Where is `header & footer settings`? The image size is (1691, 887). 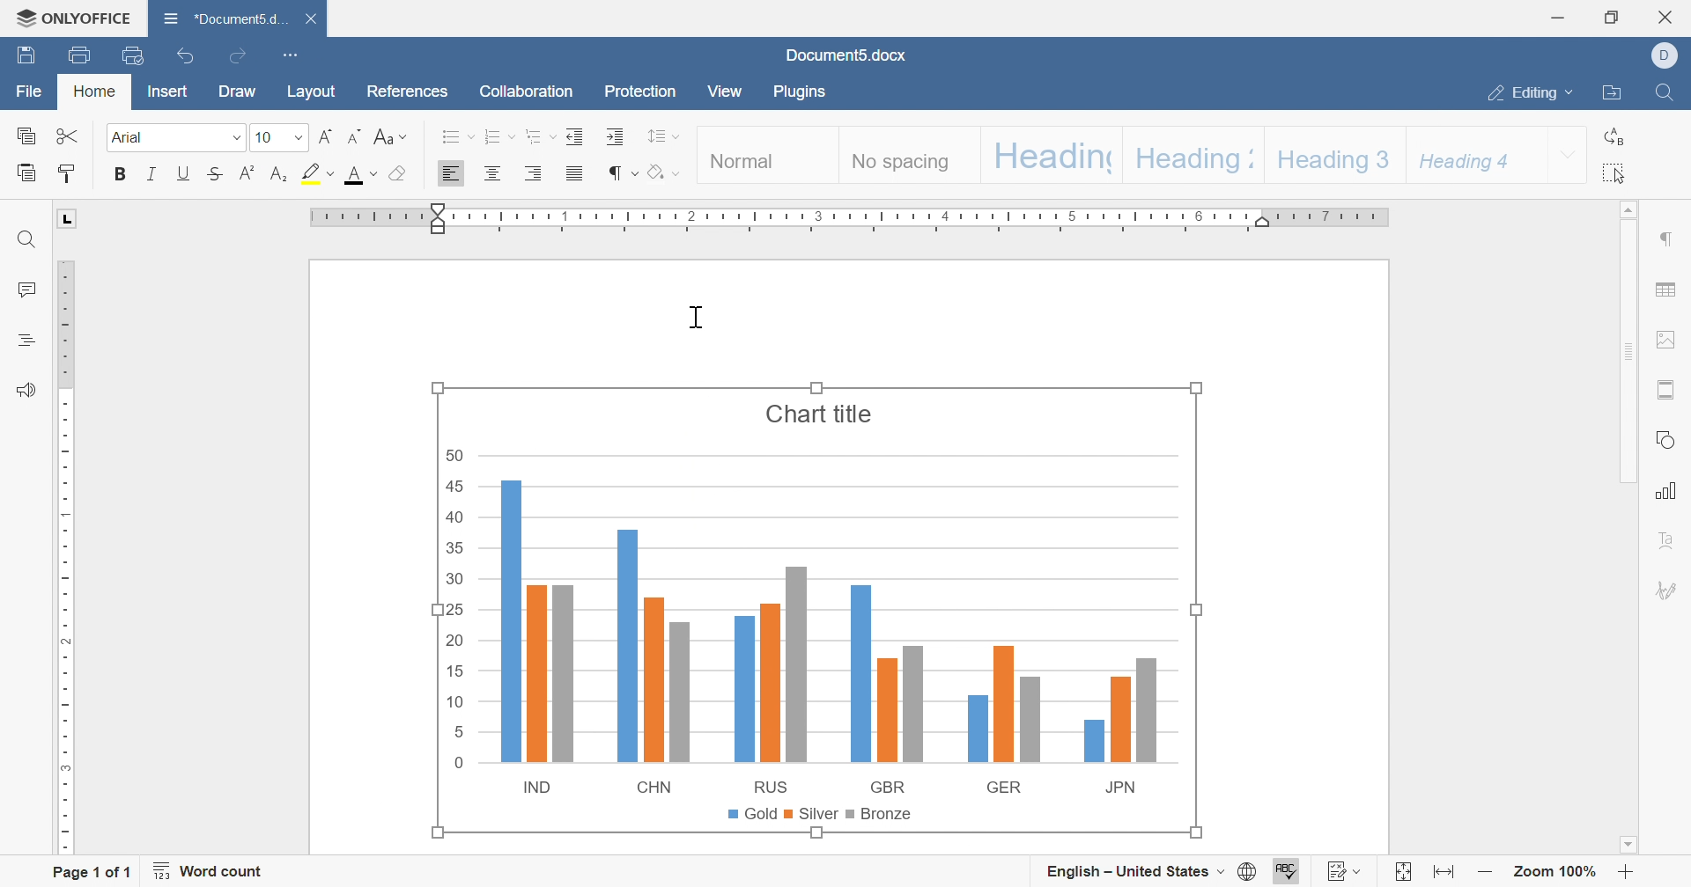 header & footer settings is located at coordinates (1668, 391).